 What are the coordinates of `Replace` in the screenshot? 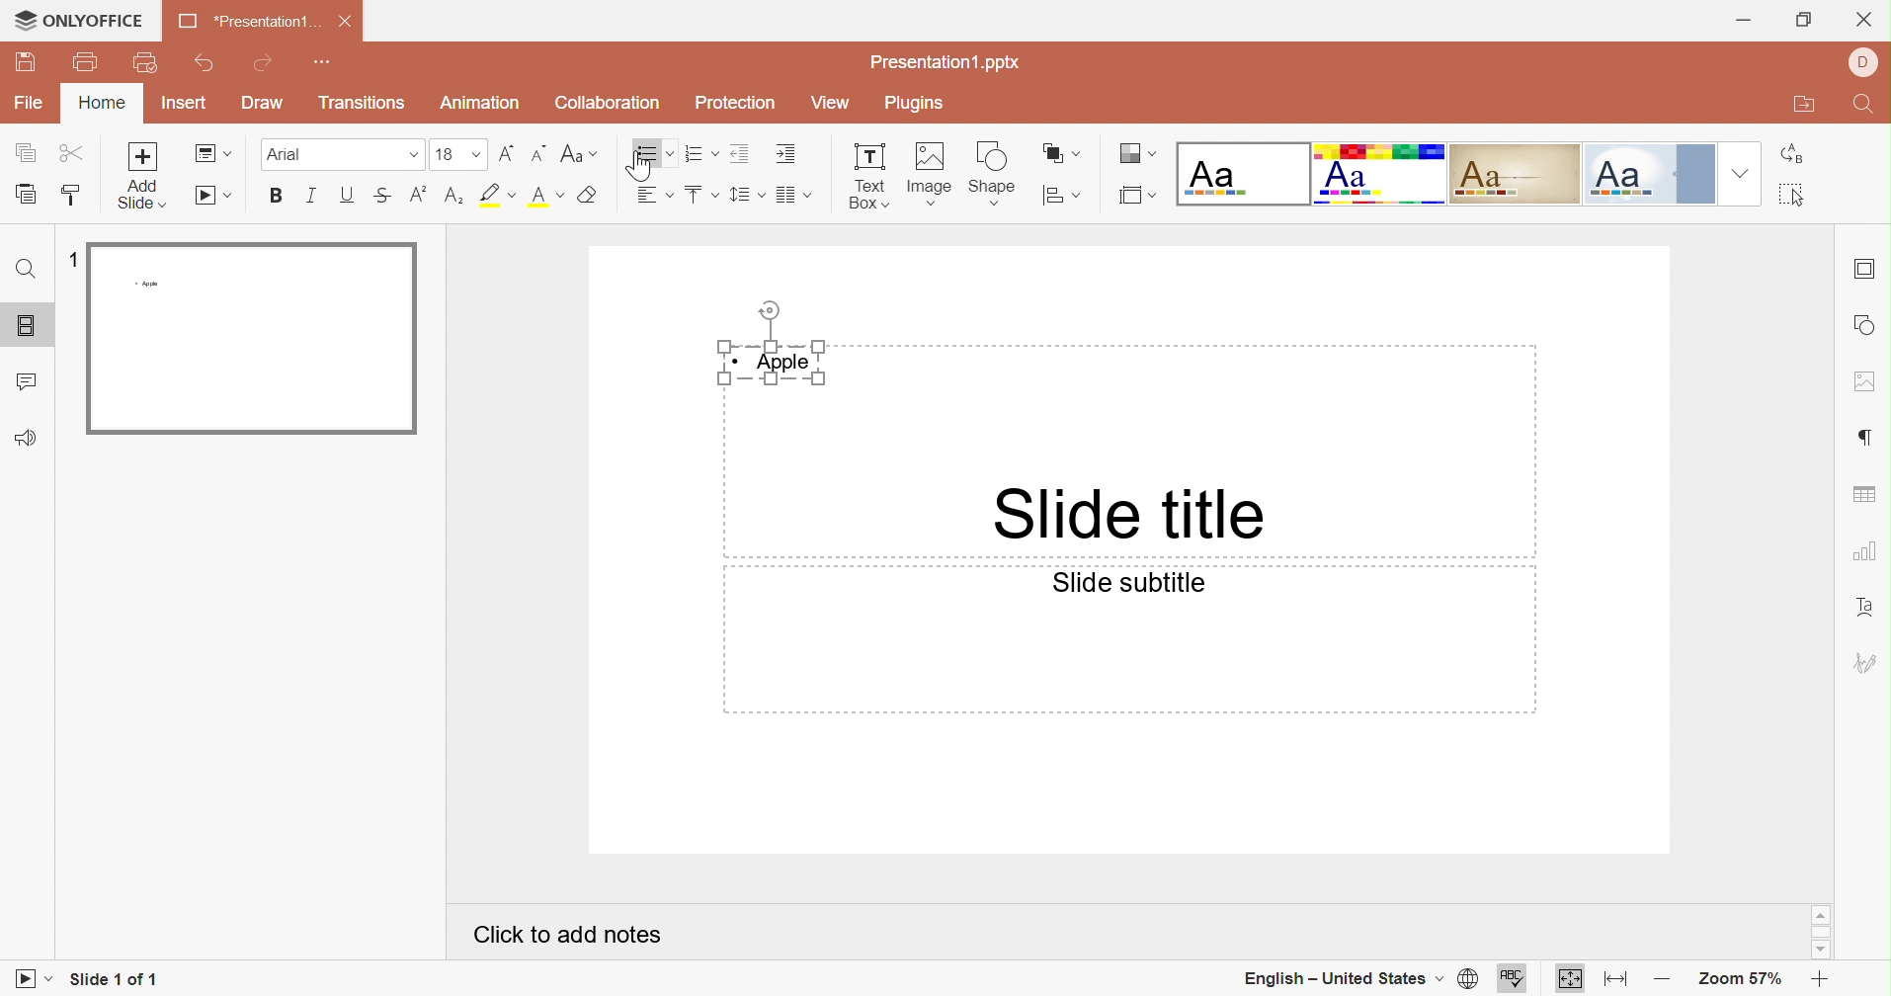 It's located at (1797, 157).